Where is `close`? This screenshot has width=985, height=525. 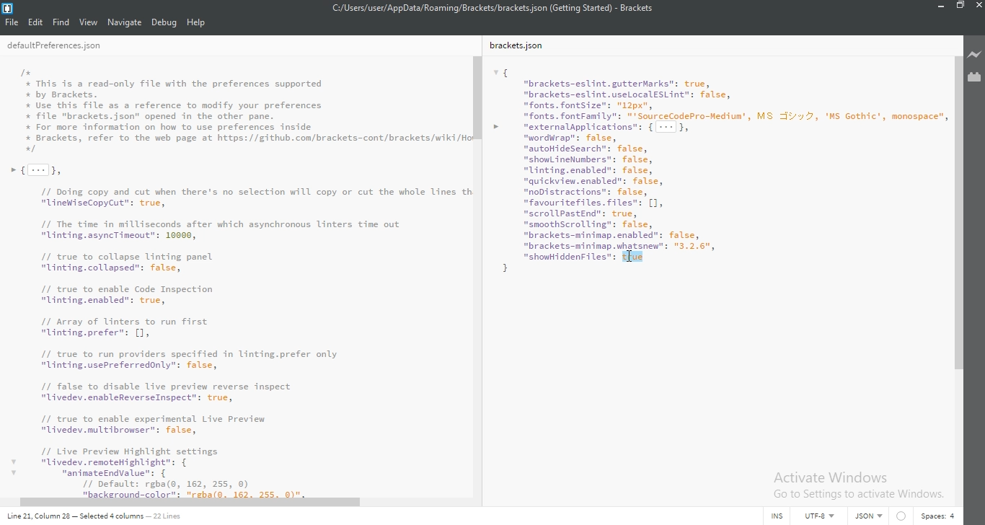 close is located at coordinates (979, 6).